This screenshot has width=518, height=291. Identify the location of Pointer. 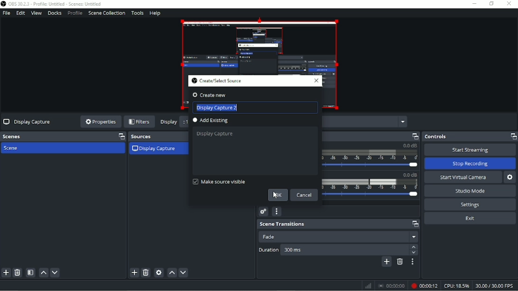
(277, 198).